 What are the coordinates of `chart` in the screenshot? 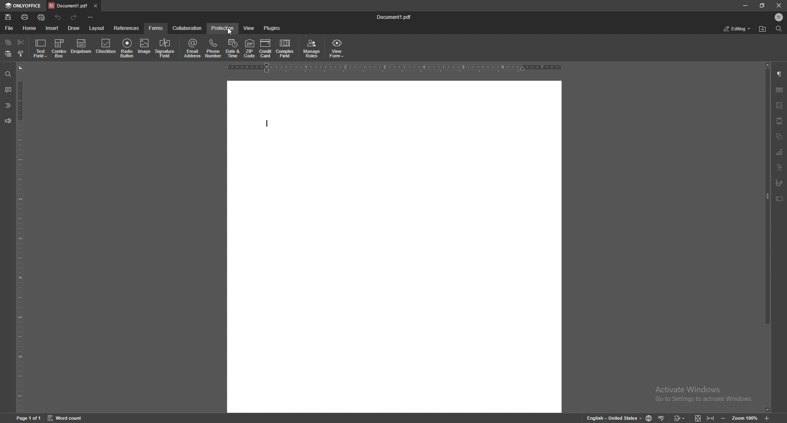 It's located at (780, 152).